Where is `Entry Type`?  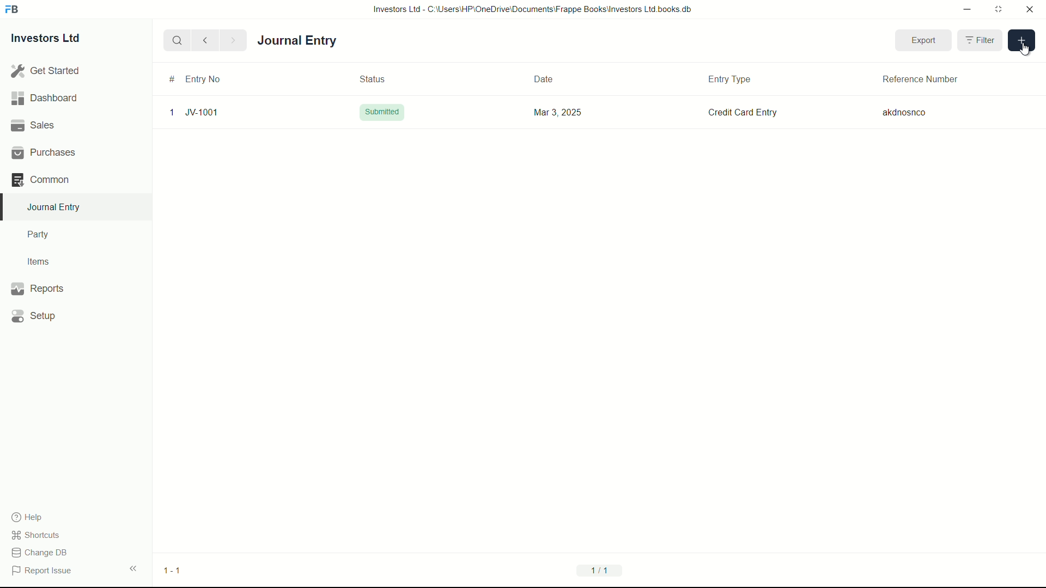 Entry Type is located at coordinates (731, 79).